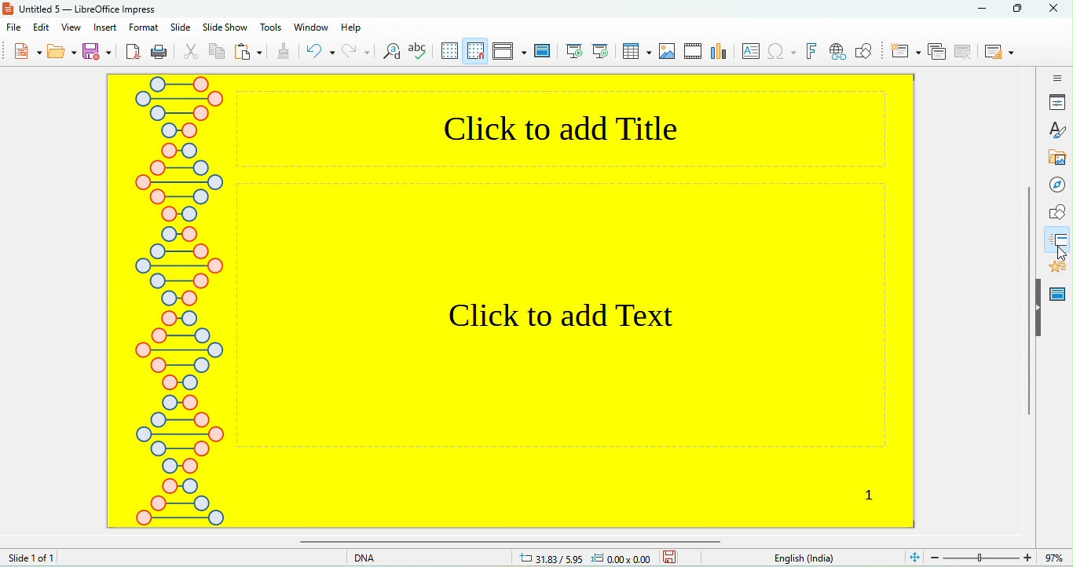 This screenshot has height=567, width=1073. I want to click on cursor movement, so click(1057, 256).